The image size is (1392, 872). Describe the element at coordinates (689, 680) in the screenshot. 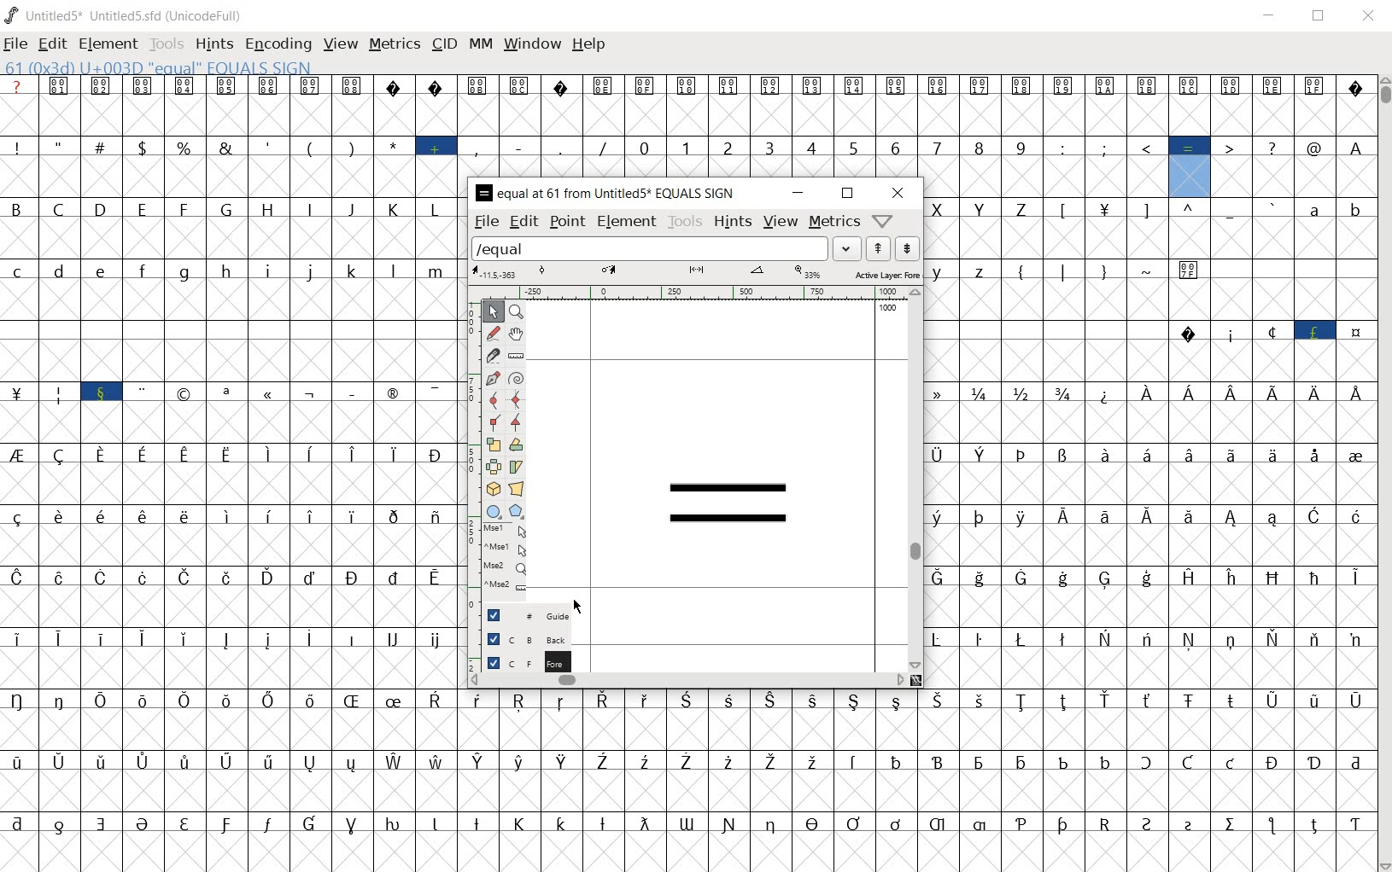

I see `scrollbar` at that location.